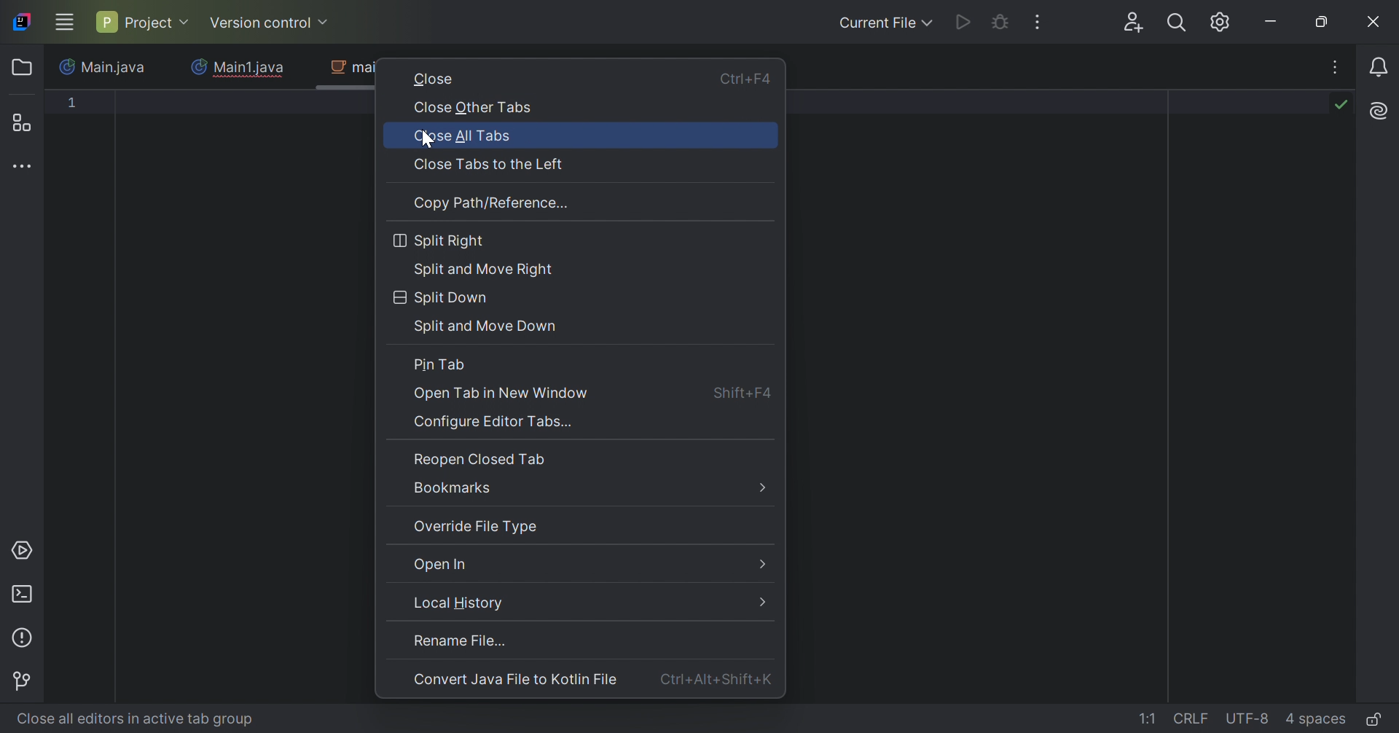 This screenshot has width=1399, height=733. Describe the element at coordinates (495, 165) in the screenshot. I see `Close tabs to the left` at that location.